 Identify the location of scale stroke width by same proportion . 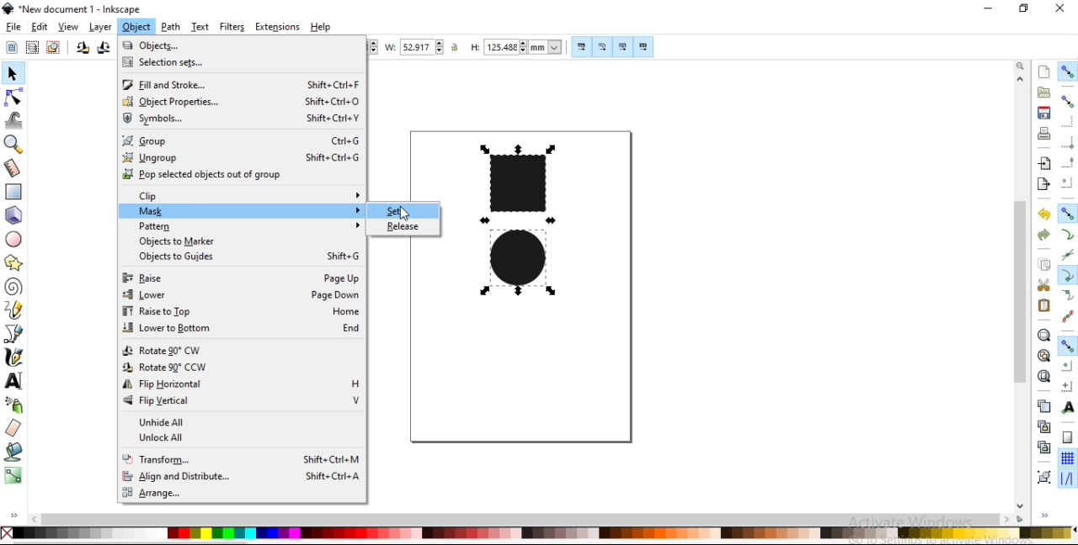
(581, 47).